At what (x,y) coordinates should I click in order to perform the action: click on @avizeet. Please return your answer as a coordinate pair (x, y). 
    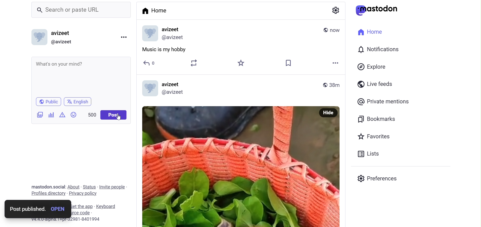
    Looking at the image, I should click on (175, 38).